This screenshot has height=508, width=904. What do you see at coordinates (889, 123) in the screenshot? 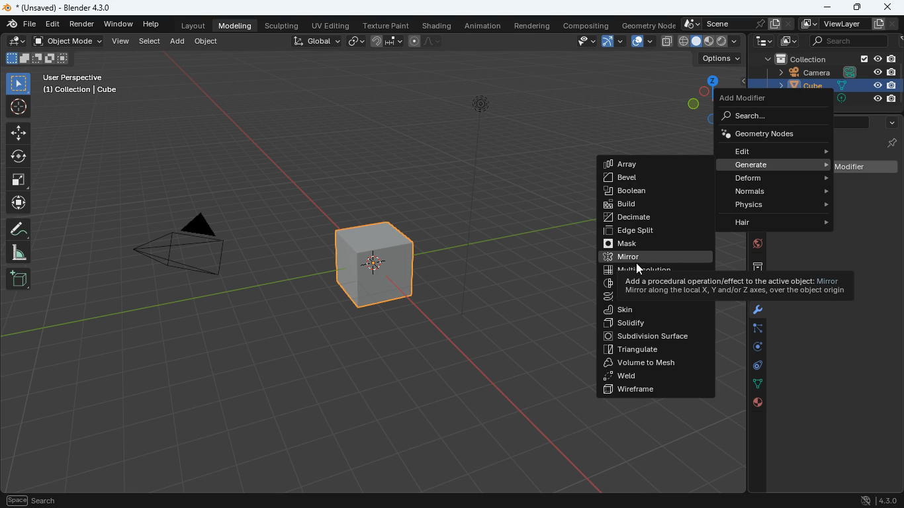
I see `more` at bounding box center [889, 123].